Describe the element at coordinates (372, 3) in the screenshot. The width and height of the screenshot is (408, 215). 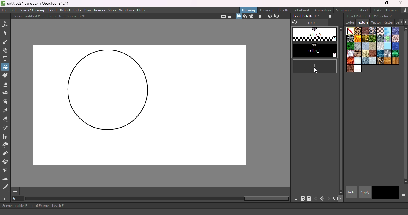
I see `Minimize ` at that location.